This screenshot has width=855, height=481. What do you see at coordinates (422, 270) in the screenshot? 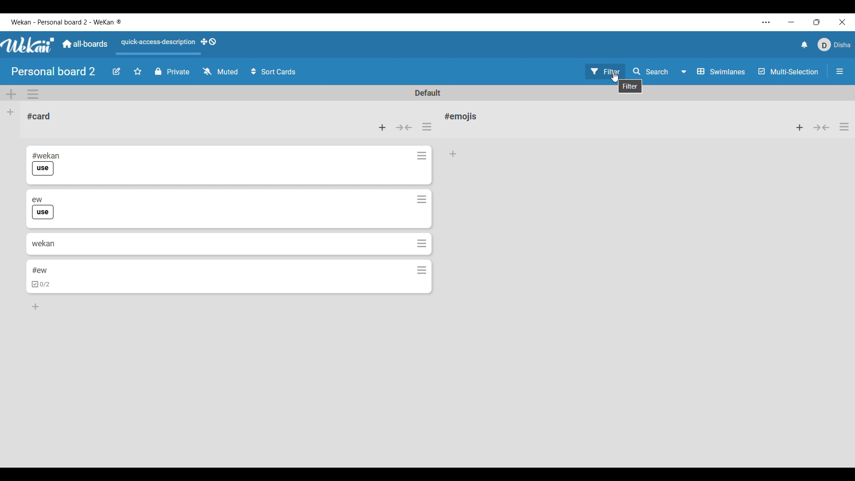
I see `Card actions for respective card` at bounding box center [422, 270].